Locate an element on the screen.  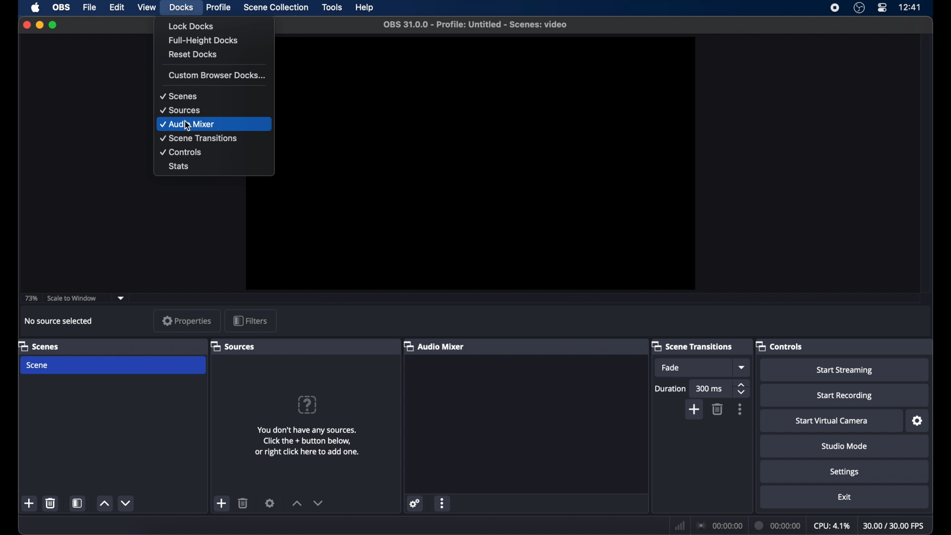
add is located at coordinates (29, 503).